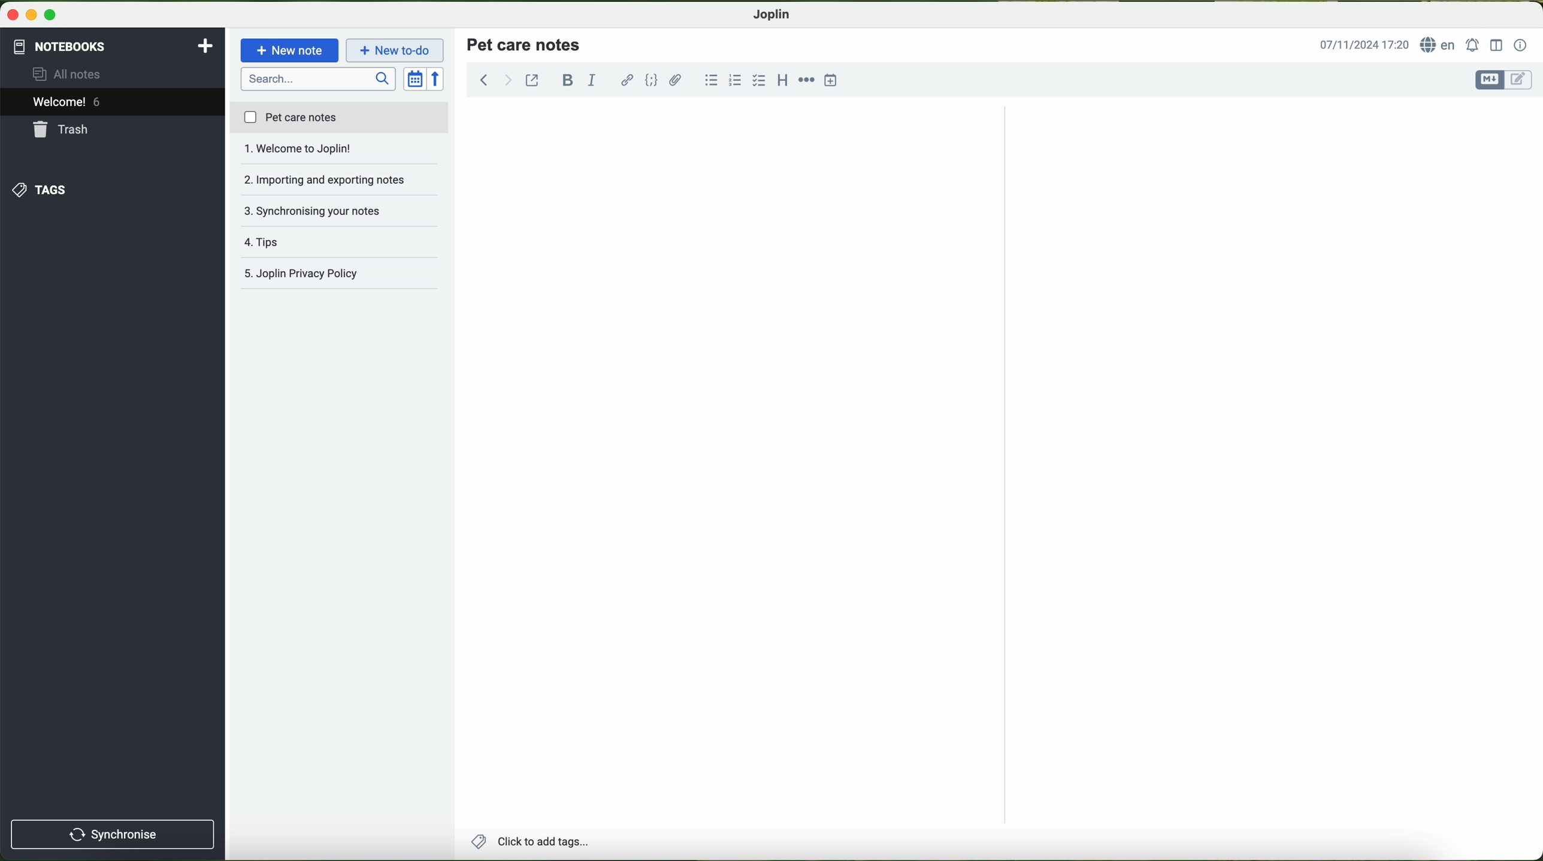 The height and width of the screenshot is (861, 1543). Describe the element at coordinates (58, 44) in the screenshot. I see `notebooks` at that location.